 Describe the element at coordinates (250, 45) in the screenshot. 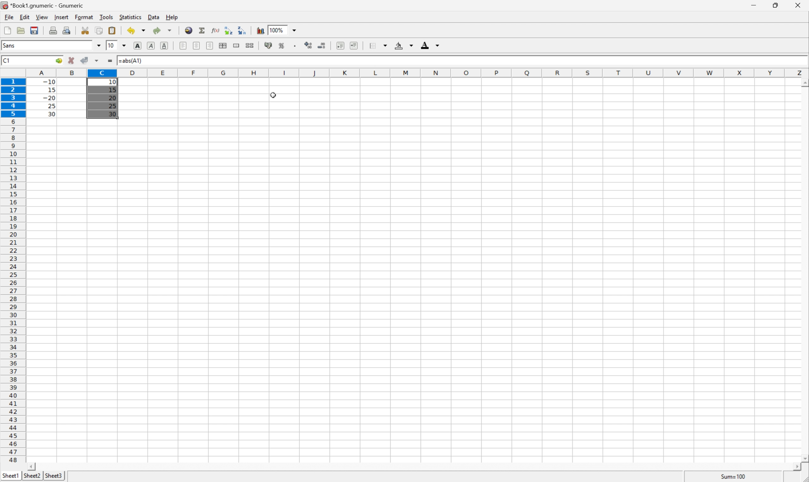

I see `split merged ranges of cells` at that location.